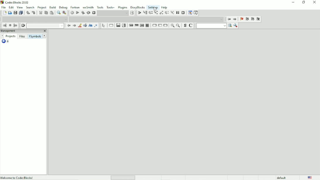 This screenshot has height=180, width=320. I want to click on Toggle bookmark, so click(241, 19).